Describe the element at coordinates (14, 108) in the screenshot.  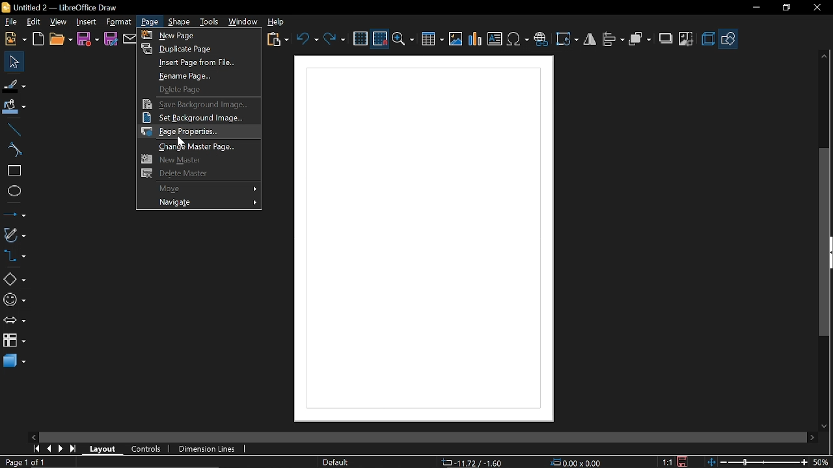
I see `Fill color` at that location.